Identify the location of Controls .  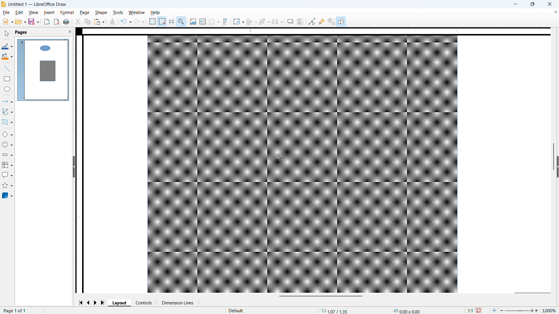
(144, 303).